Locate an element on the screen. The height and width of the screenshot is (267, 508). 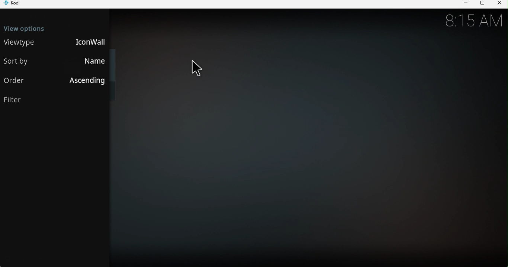
Name is located at coordinates (90, 62).